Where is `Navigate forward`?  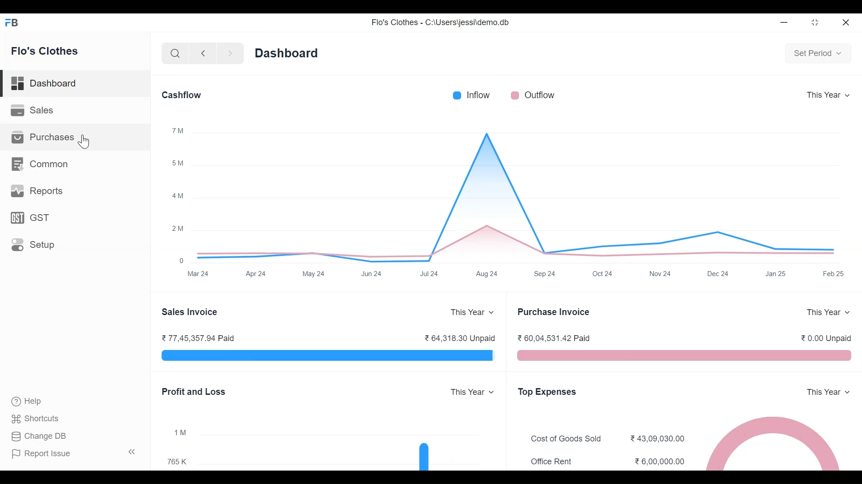
Navigate forward is located at coordinates (230, 54).